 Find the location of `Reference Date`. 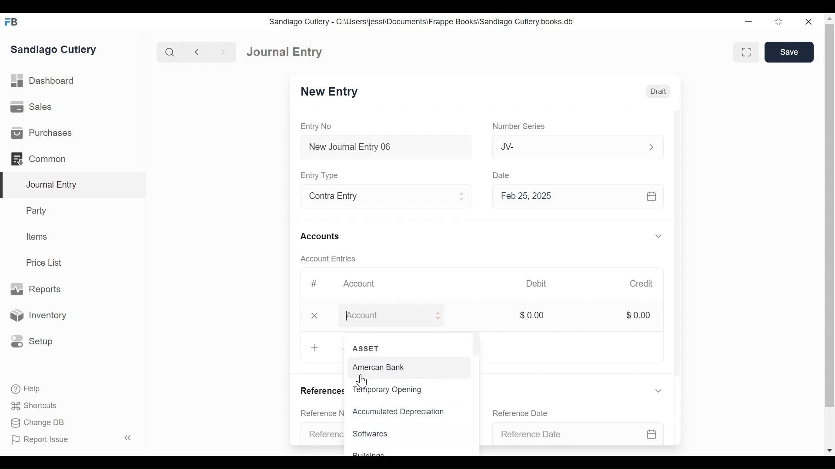

Reference Date is located at coordinates (576, 433).